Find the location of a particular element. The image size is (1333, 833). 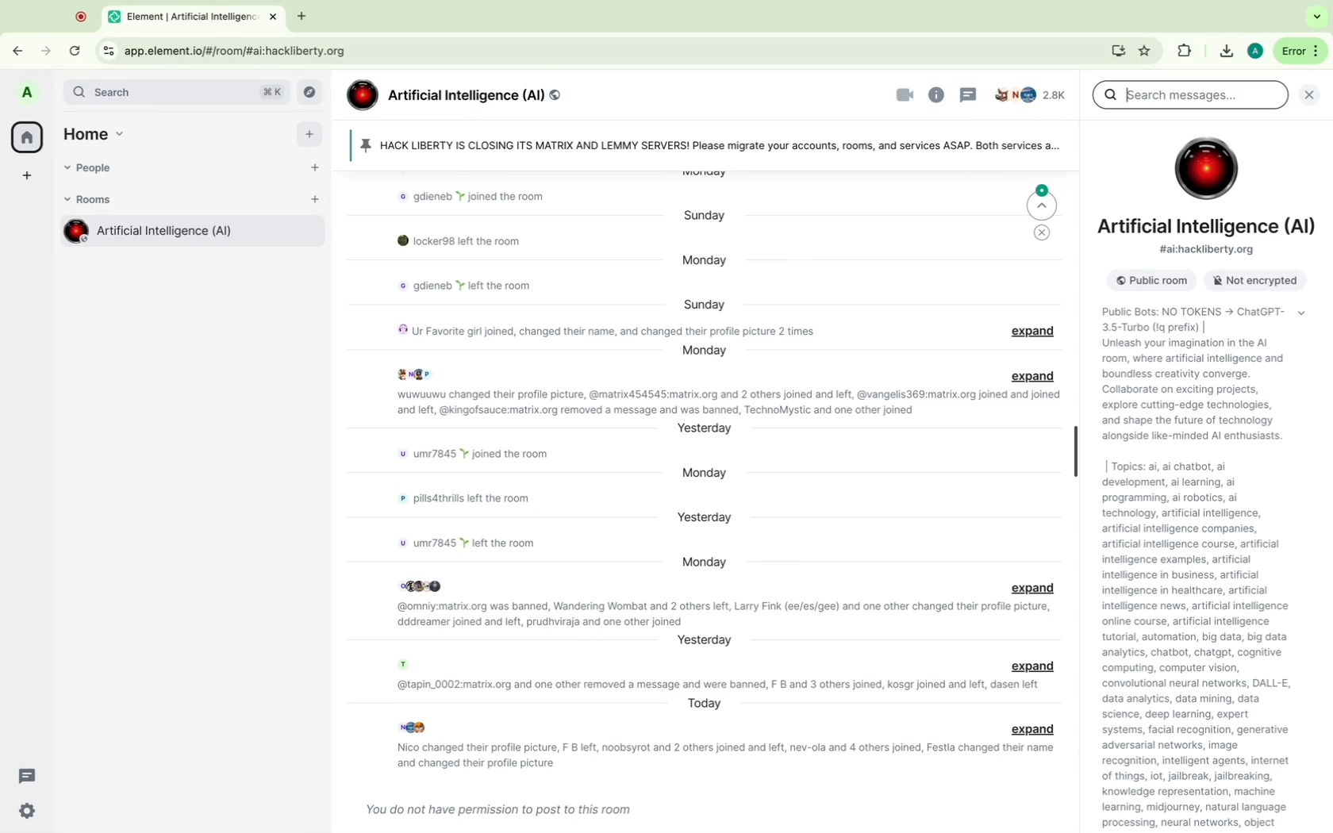

day is located at coordinates (704, 639).